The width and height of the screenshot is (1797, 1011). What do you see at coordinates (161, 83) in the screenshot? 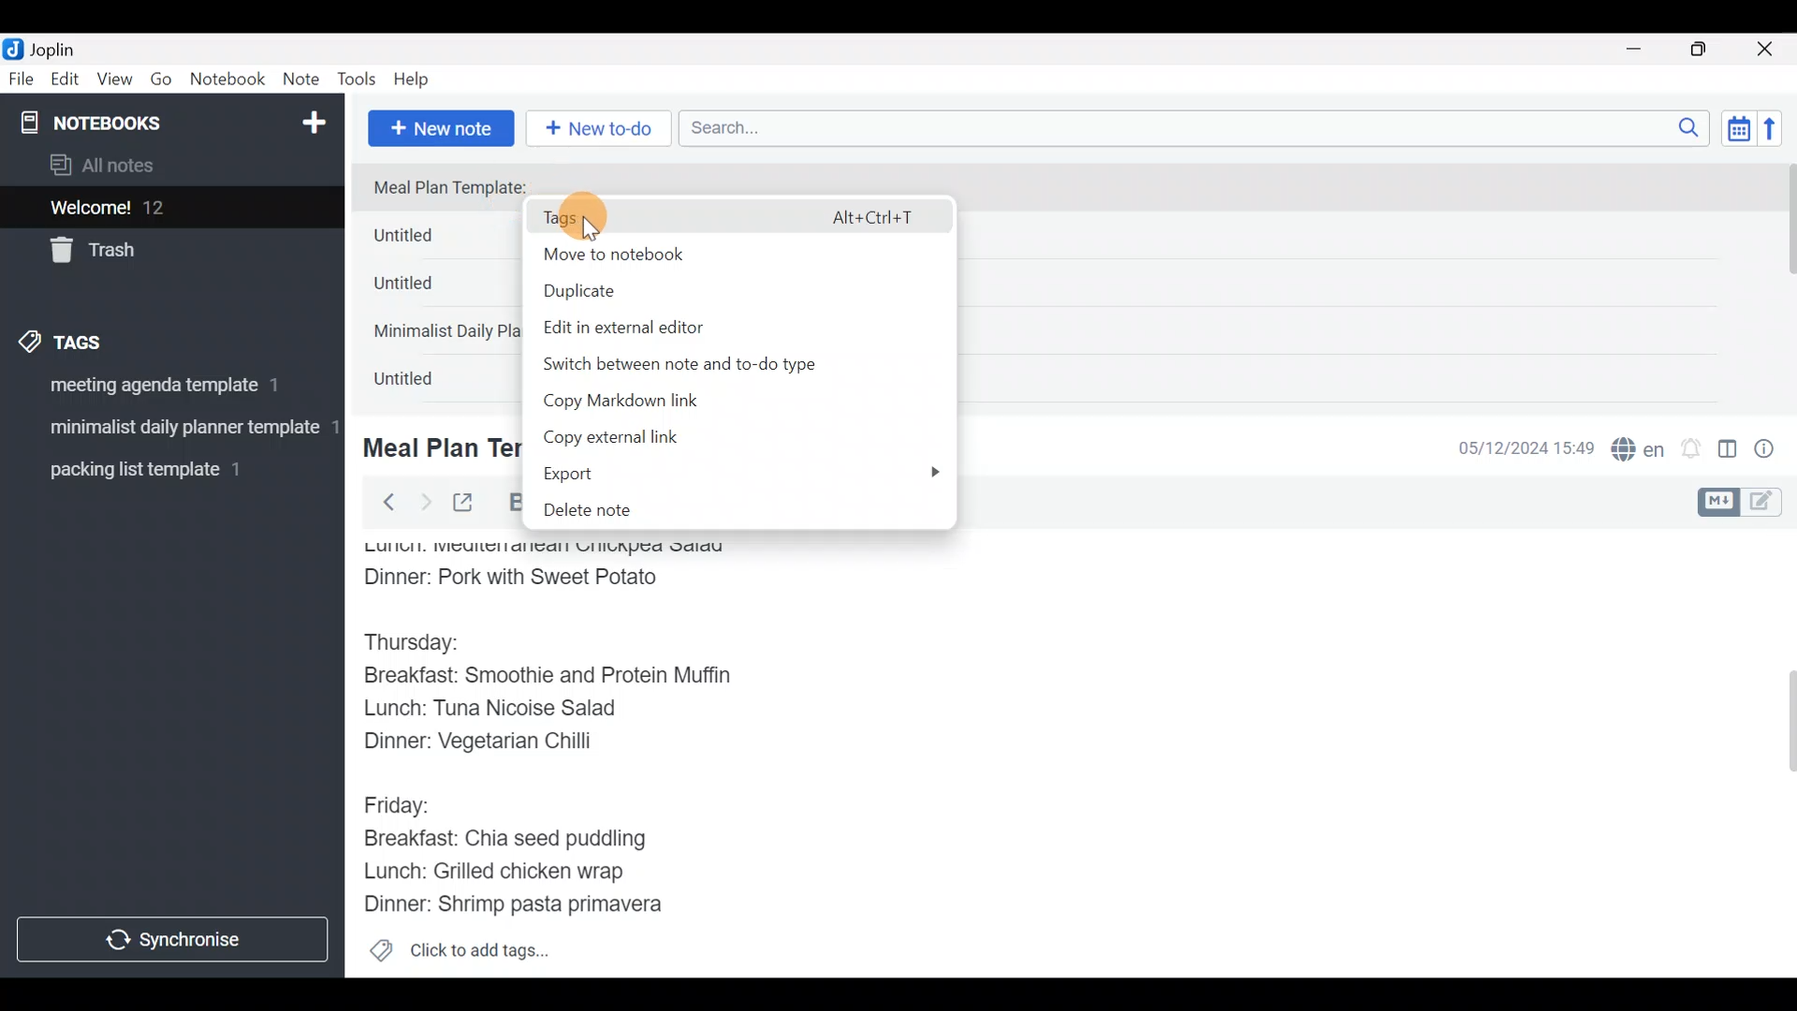
I see `Go` at bounding box center [161, 83].